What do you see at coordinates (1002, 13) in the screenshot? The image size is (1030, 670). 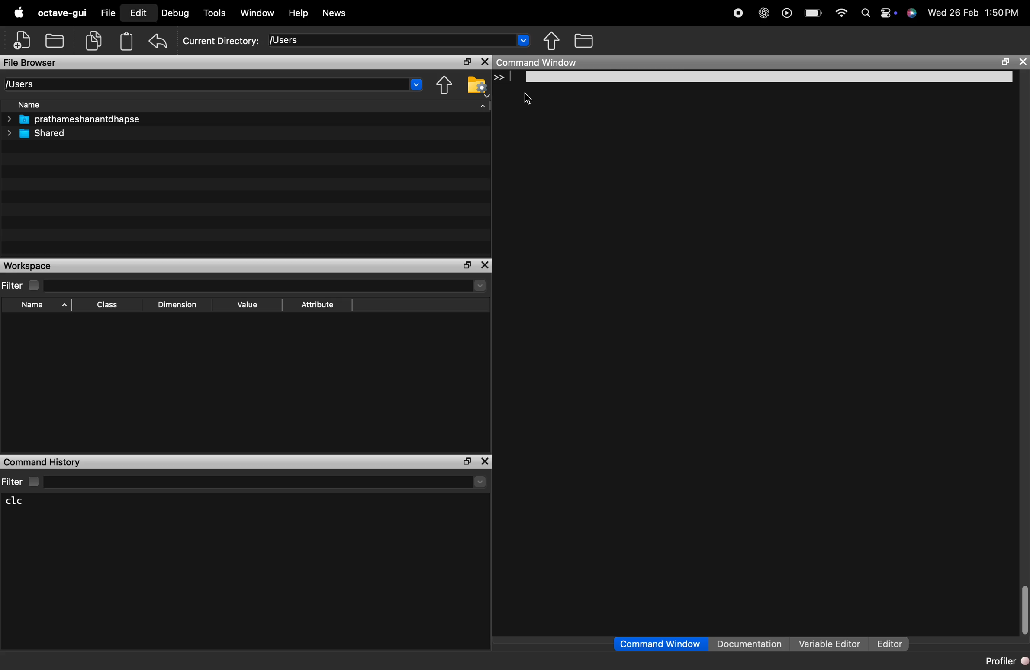 I see `1:50PM` at bounding box center [1002, 13].